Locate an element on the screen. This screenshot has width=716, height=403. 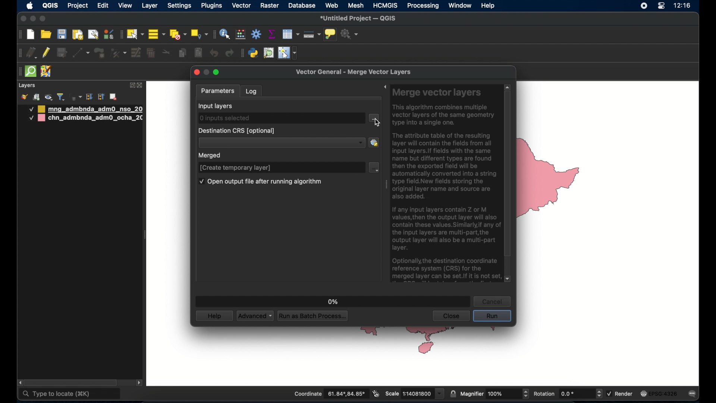
time is located at coordinates (682, 6).